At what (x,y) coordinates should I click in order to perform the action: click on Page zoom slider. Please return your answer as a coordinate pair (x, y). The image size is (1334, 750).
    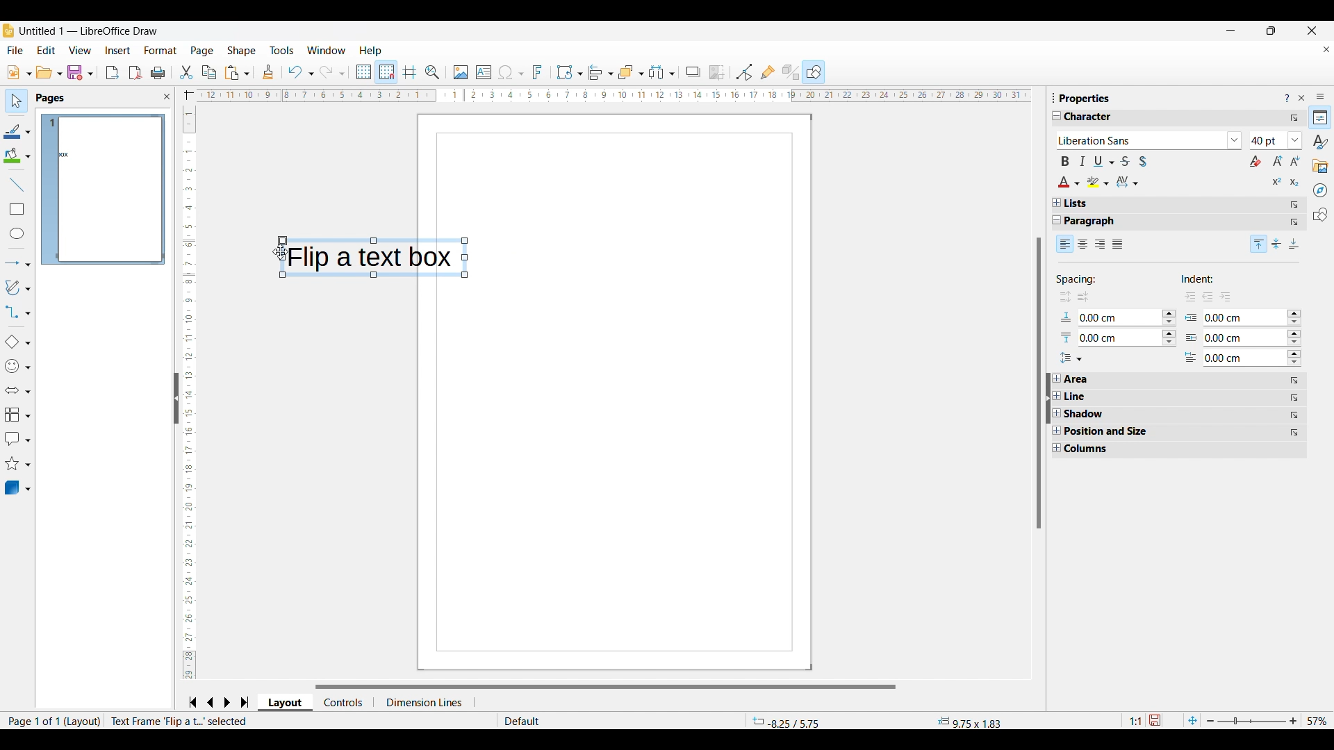
    Looking at the image, I should click on (1252, 721).